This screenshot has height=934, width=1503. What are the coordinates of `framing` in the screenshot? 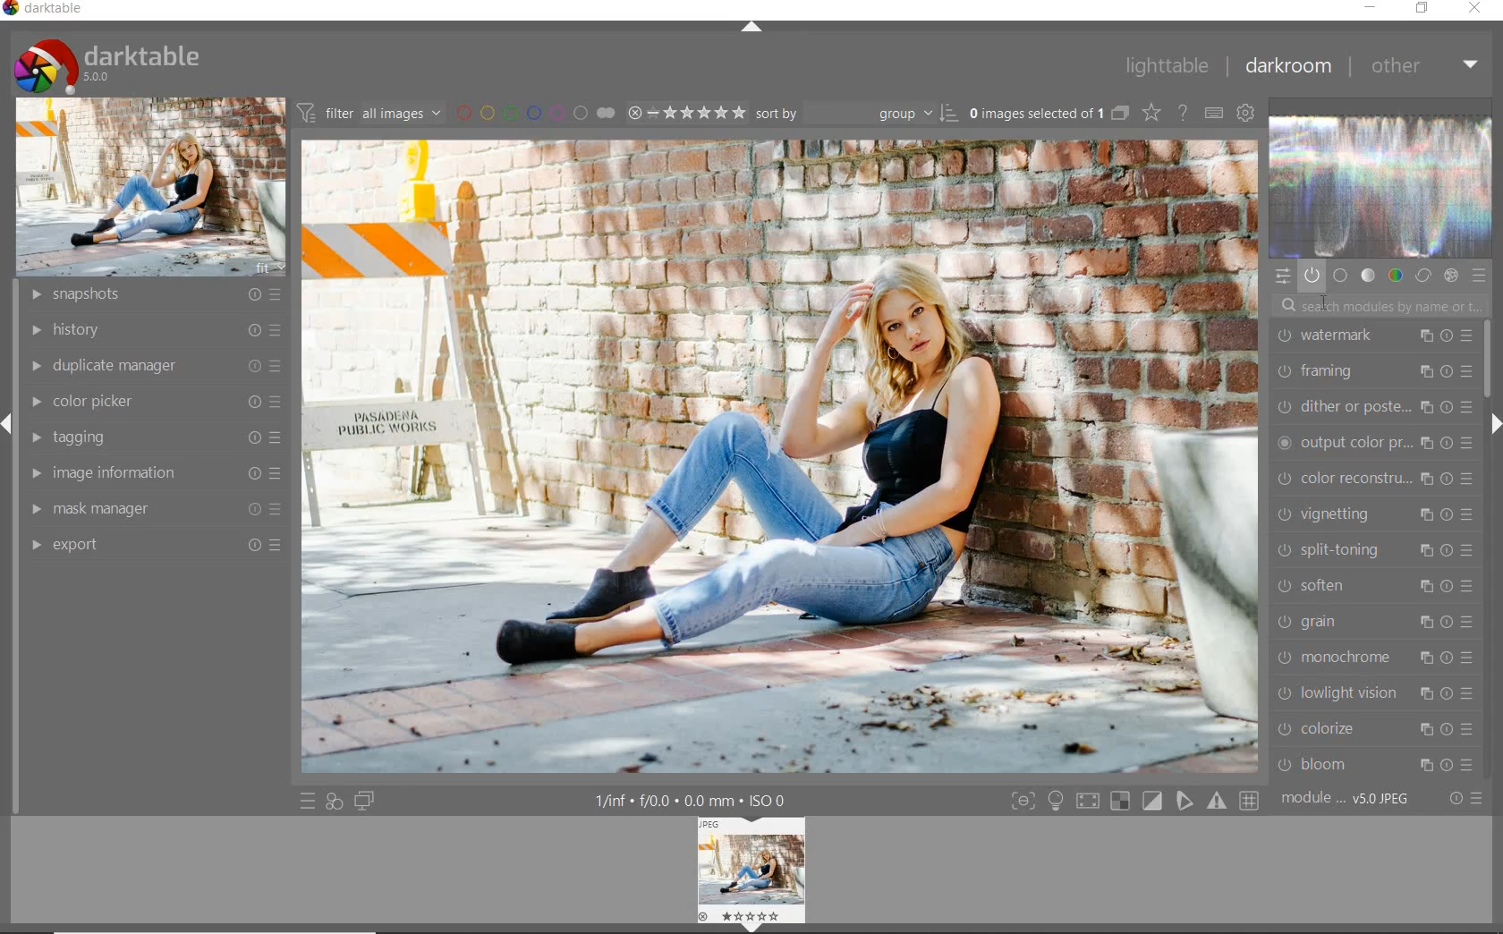 It's located at (1371, 371).